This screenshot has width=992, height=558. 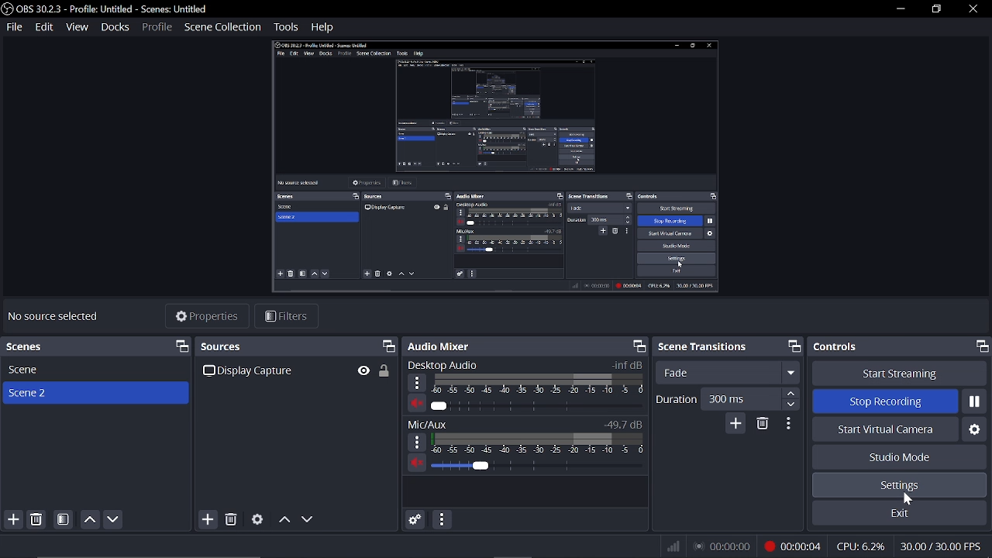 I want to click on add scene filter, so click(x=64, y=520).